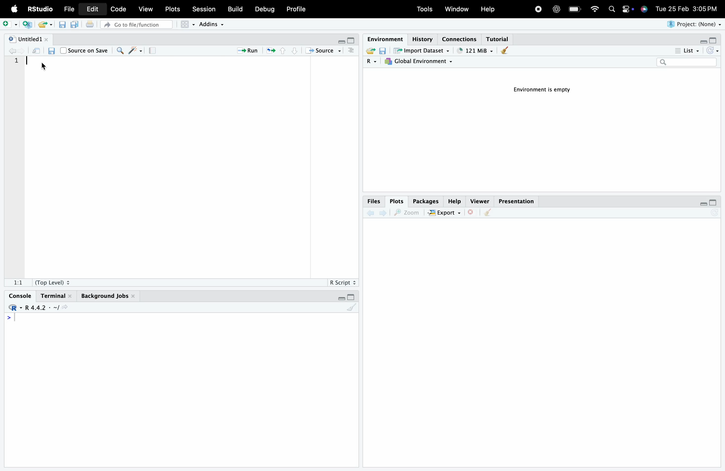 This screenshot has height=471, width=725. What do you see at coordinates (474, 50) in the screenshot?
I see `121kib used by R session (Source: Windows System)` at bounding box center [474, 50].